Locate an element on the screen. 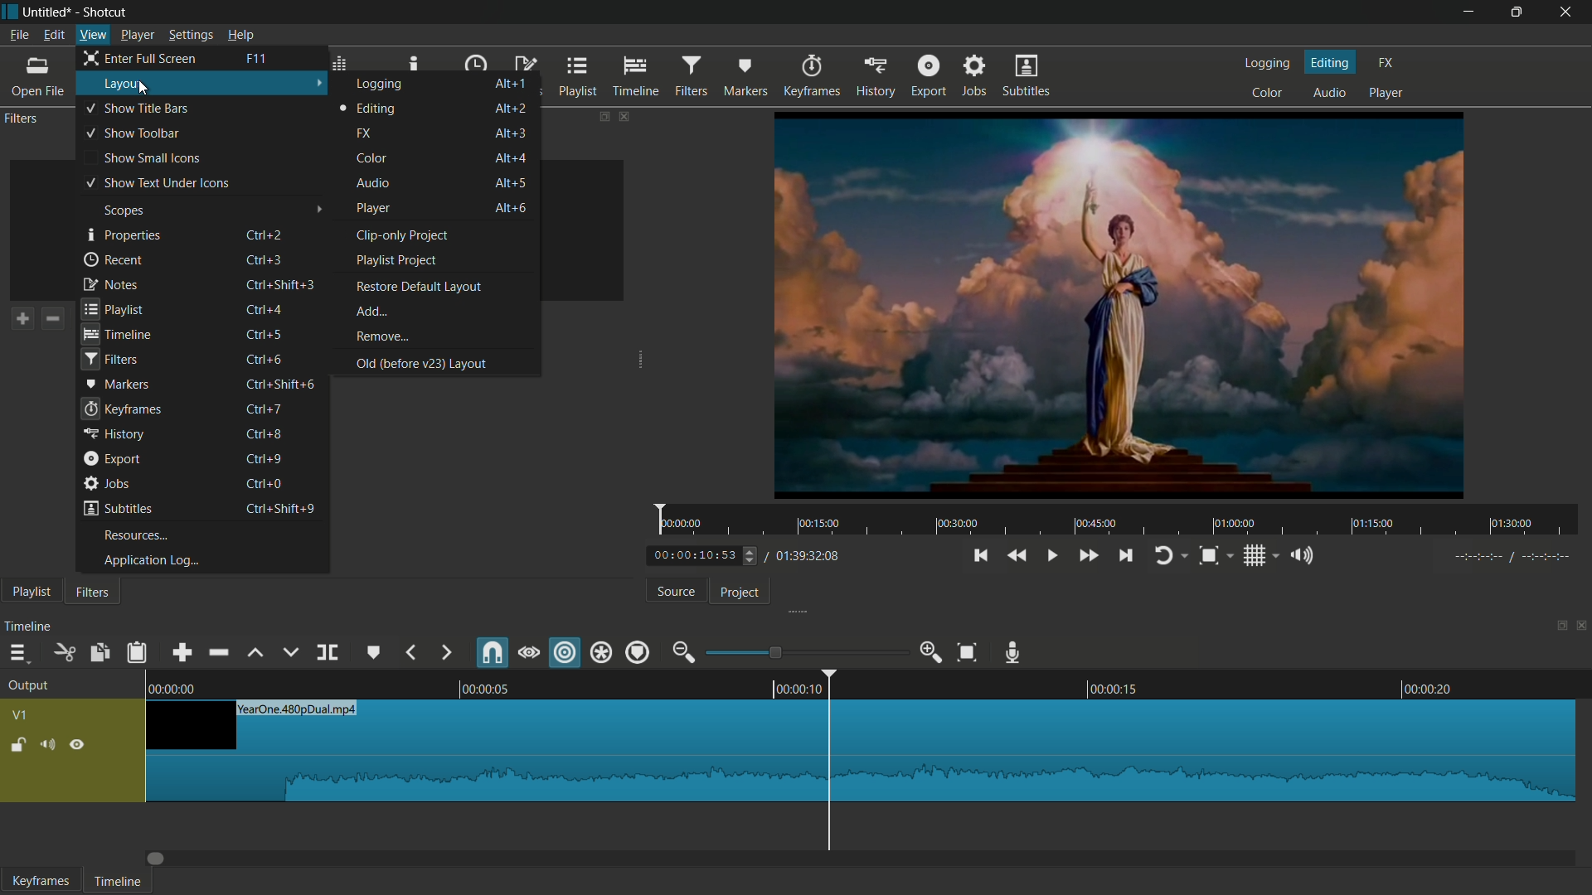 The width and height of the screenshot is (1592, 895). ripple markers is located at coordinates (638, 651).